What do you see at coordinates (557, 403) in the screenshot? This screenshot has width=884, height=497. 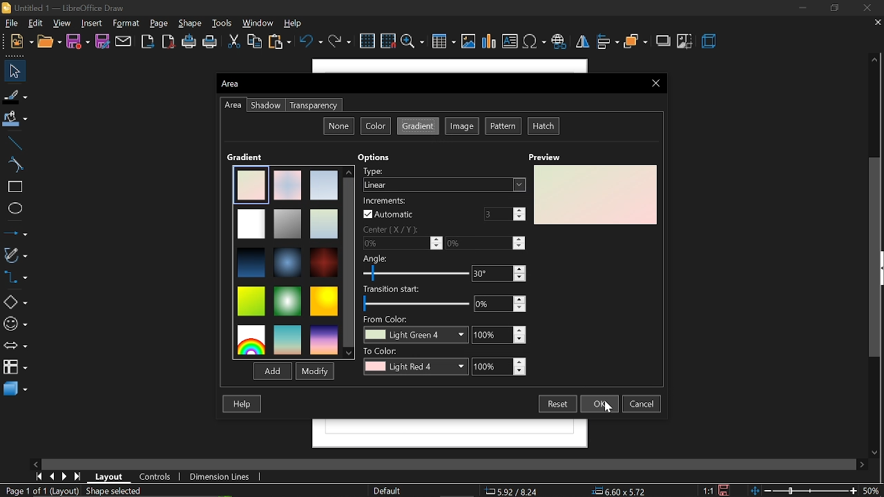 I see `reset` at bounding box center [557, 403].